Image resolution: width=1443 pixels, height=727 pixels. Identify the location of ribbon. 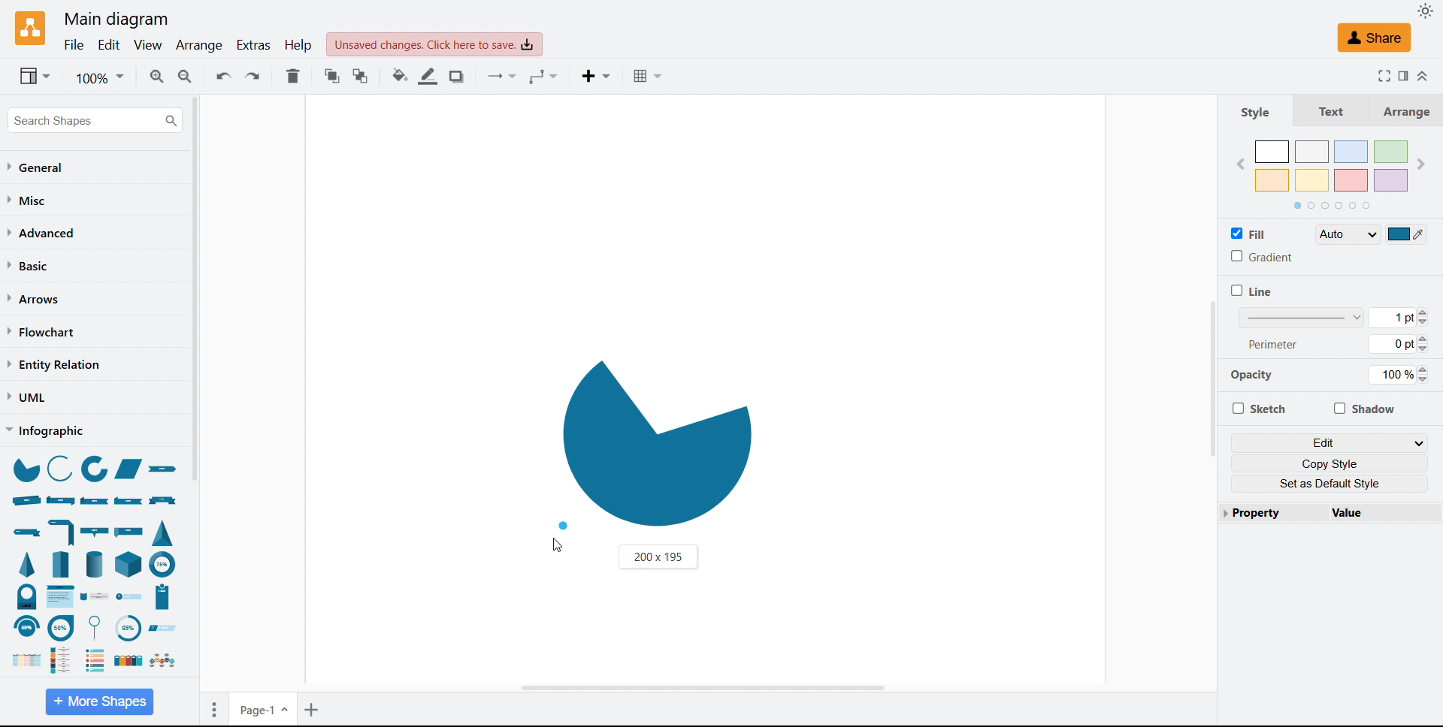
(166, 471).